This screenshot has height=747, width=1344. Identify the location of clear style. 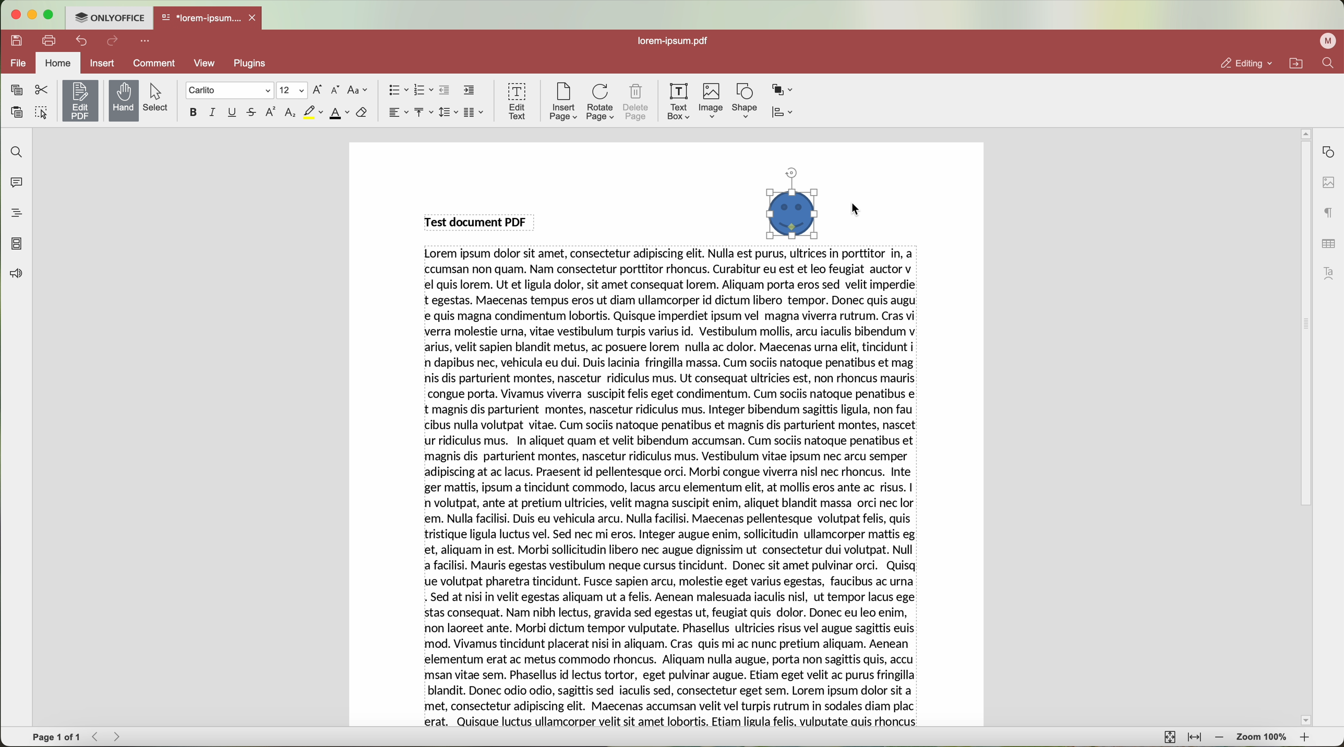
(361, 113).